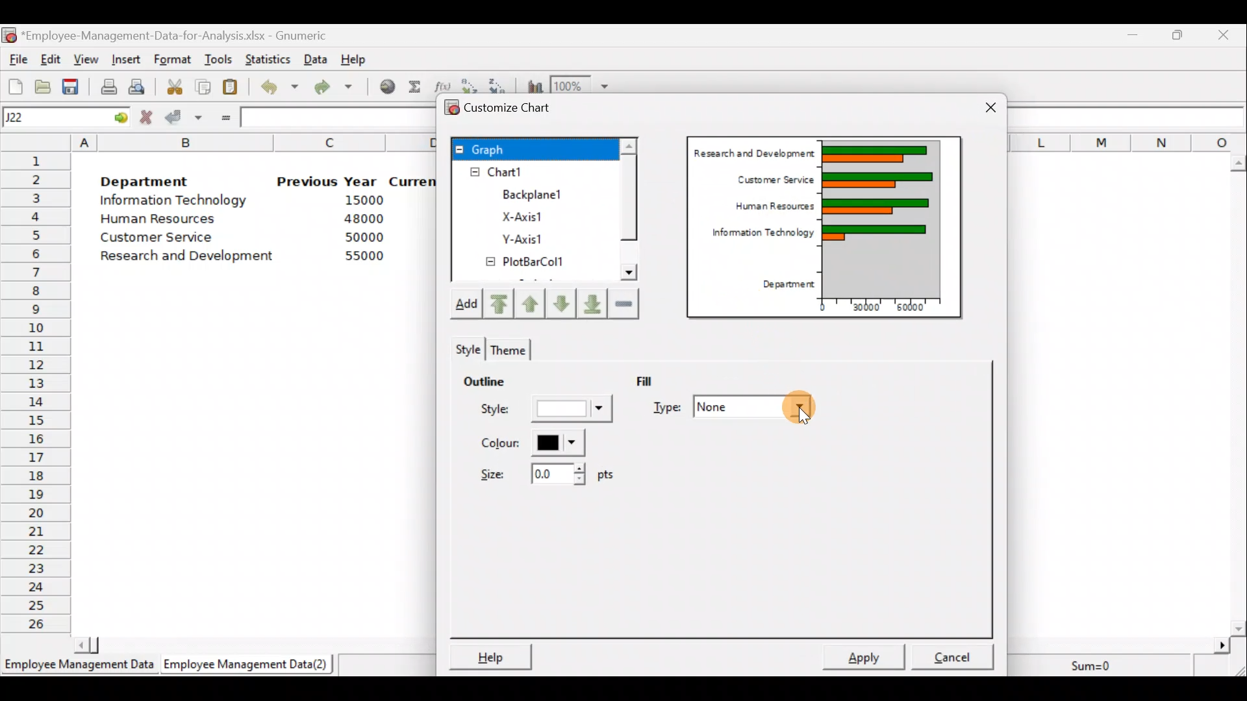  I want to click on X-axis1, so click(531, 215).